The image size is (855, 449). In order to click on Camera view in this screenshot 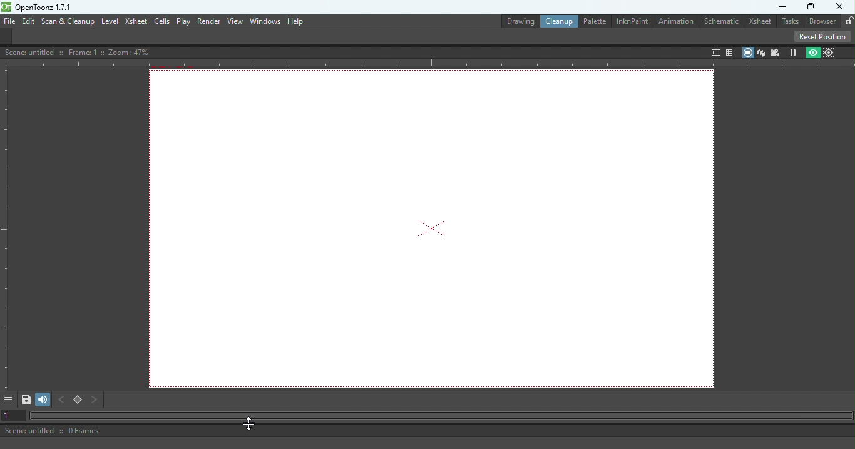, I will do `click(776, 53)`.